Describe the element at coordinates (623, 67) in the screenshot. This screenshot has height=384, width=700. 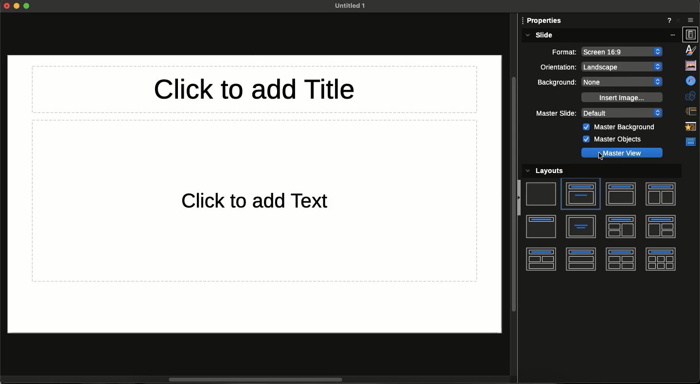
I see `Landscape` at that location.